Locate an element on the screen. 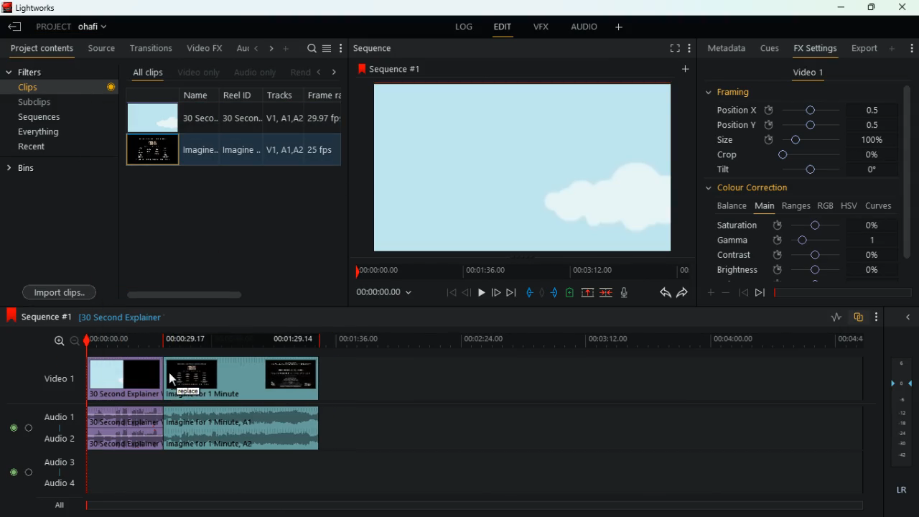  more is located at coordinates (622, 28).